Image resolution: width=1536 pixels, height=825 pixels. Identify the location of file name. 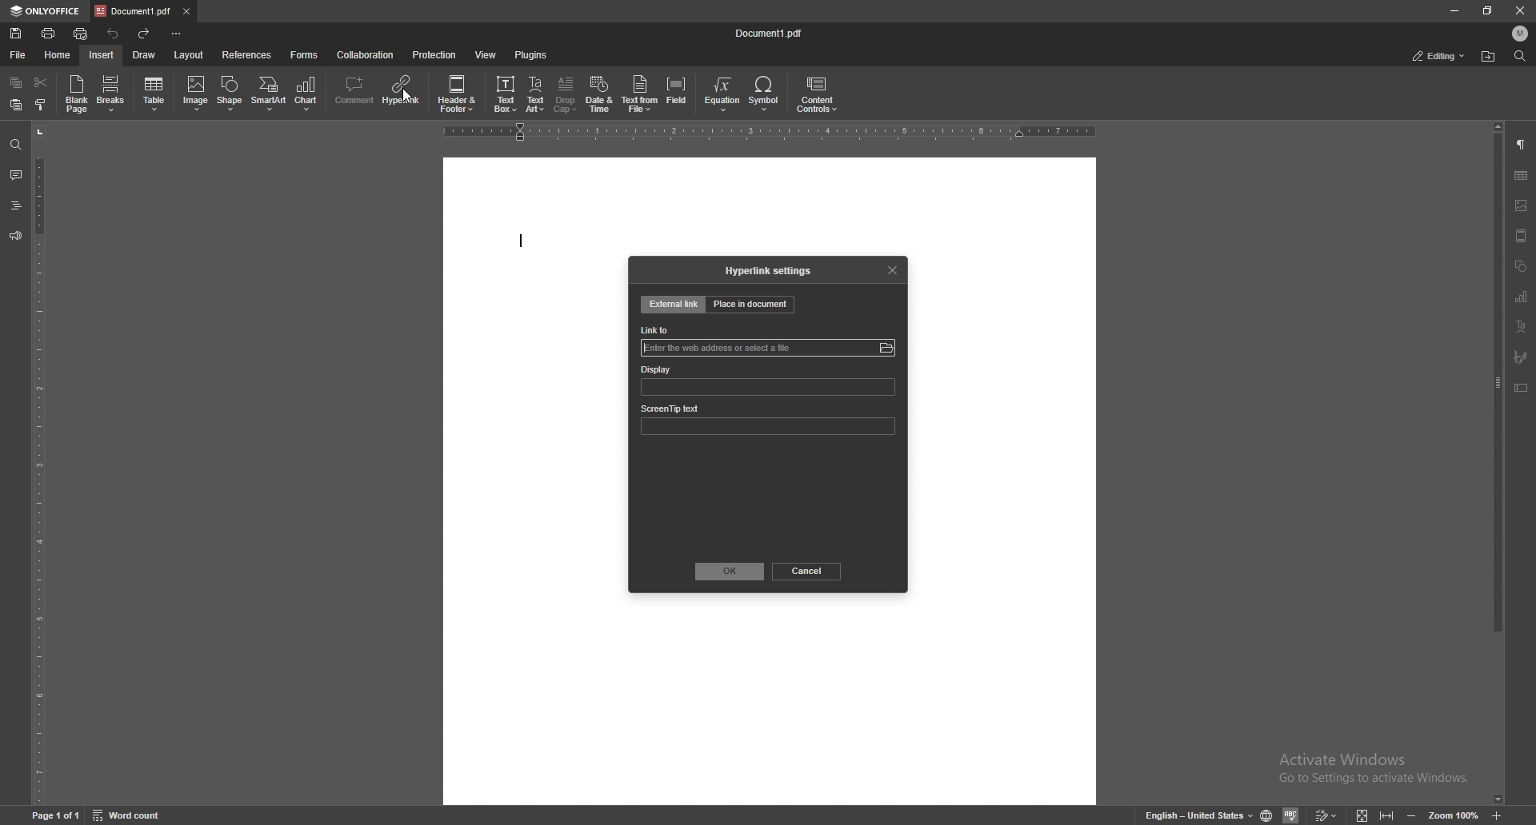
(769, 33).